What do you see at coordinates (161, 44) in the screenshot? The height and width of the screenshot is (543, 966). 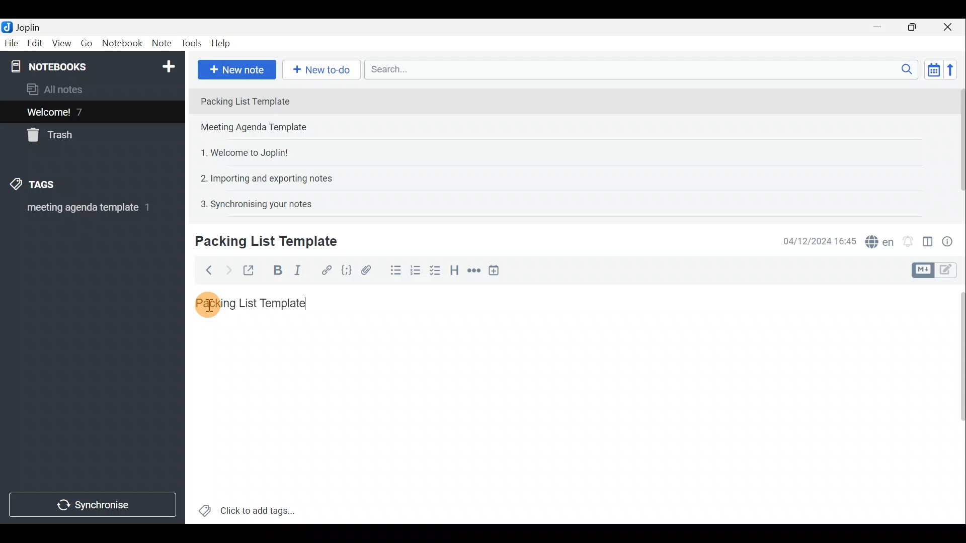 I see `Note` at bounding box center [161, 44].